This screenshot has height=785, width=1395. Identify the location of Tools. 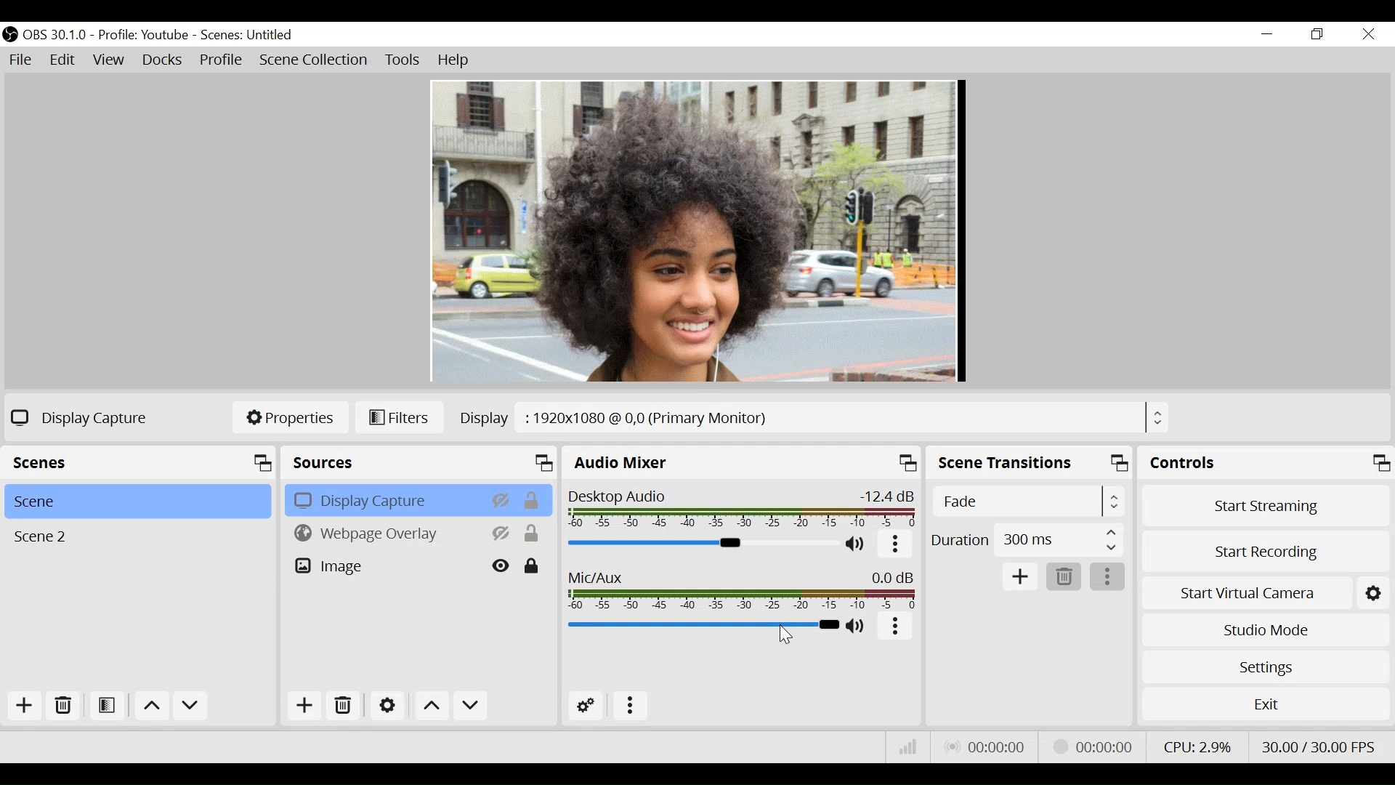
(404, 60).